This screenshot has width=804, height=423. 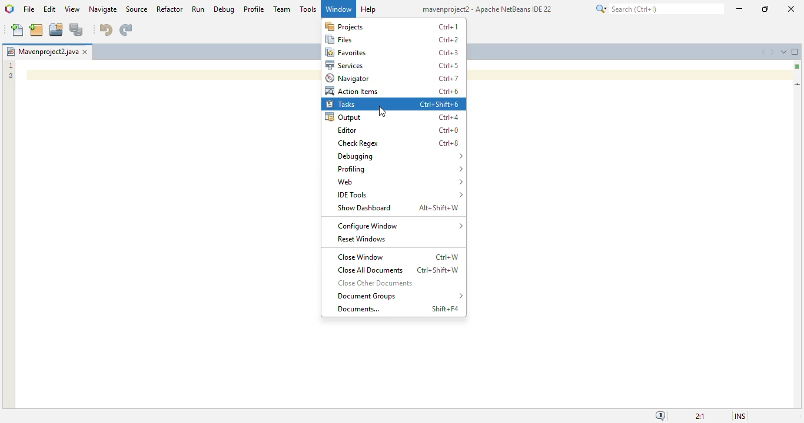 What do you see at coordinates (448, 40) in the screenshot?
I see `shortcut for files` at bounding box center [448, 40].